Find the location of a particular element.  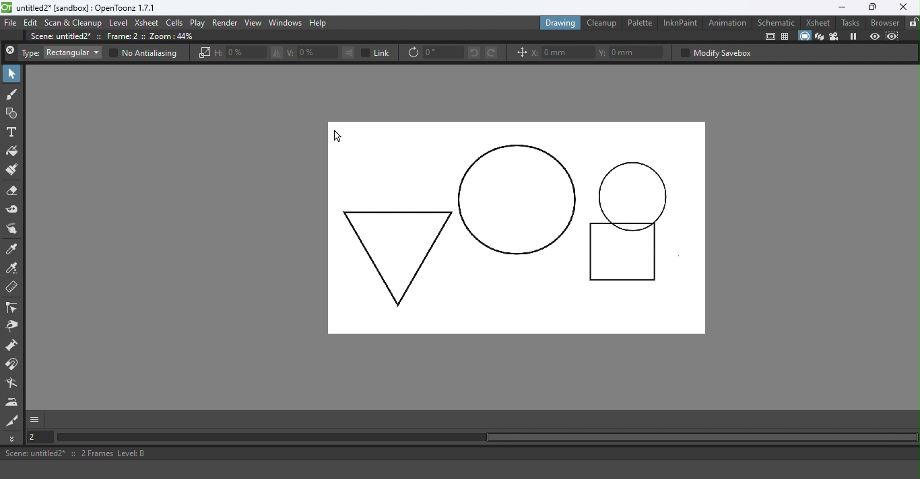

Flip selection vertically is located at coordinates (349, 52).